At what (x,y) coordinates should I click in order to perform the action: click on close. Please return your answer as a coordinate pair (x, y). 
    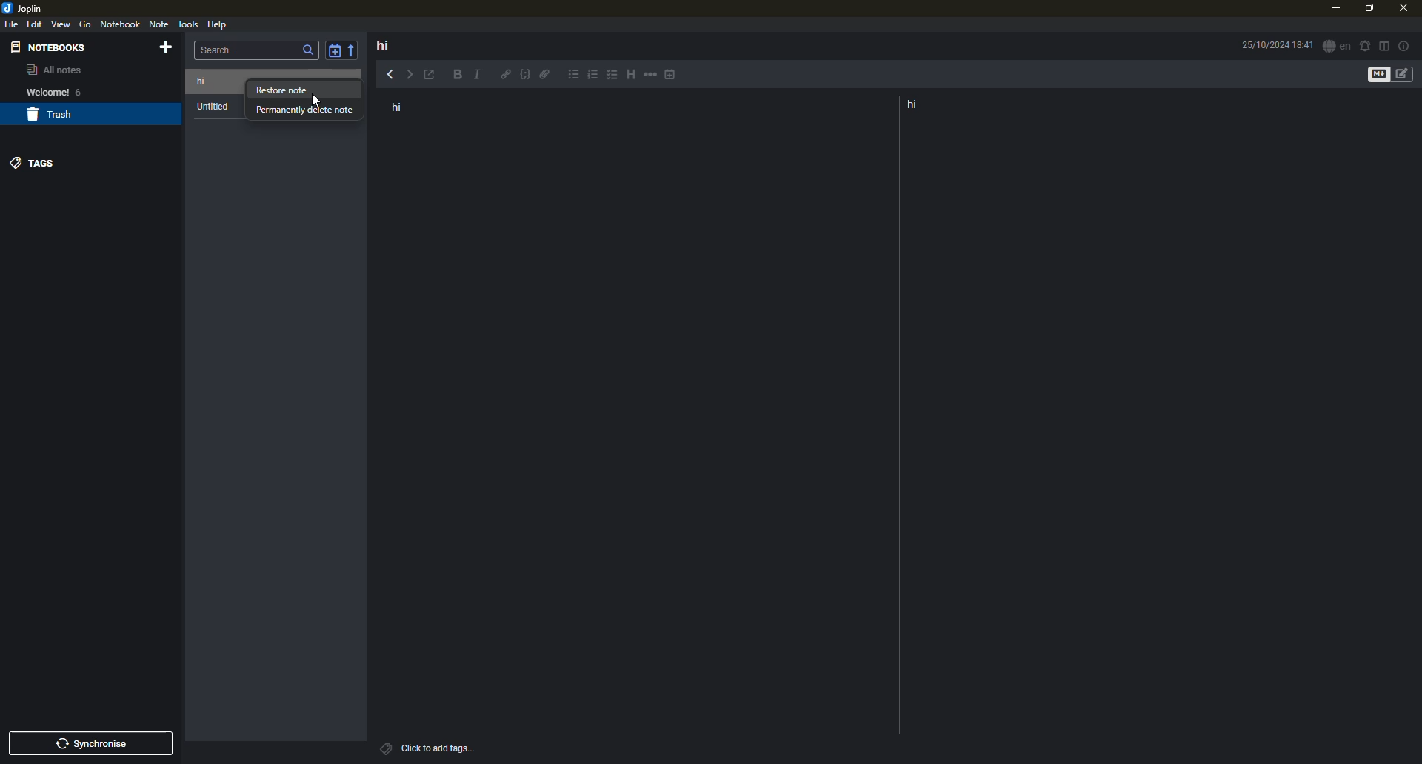
    Looking at the image, I should click on (1402, 7).